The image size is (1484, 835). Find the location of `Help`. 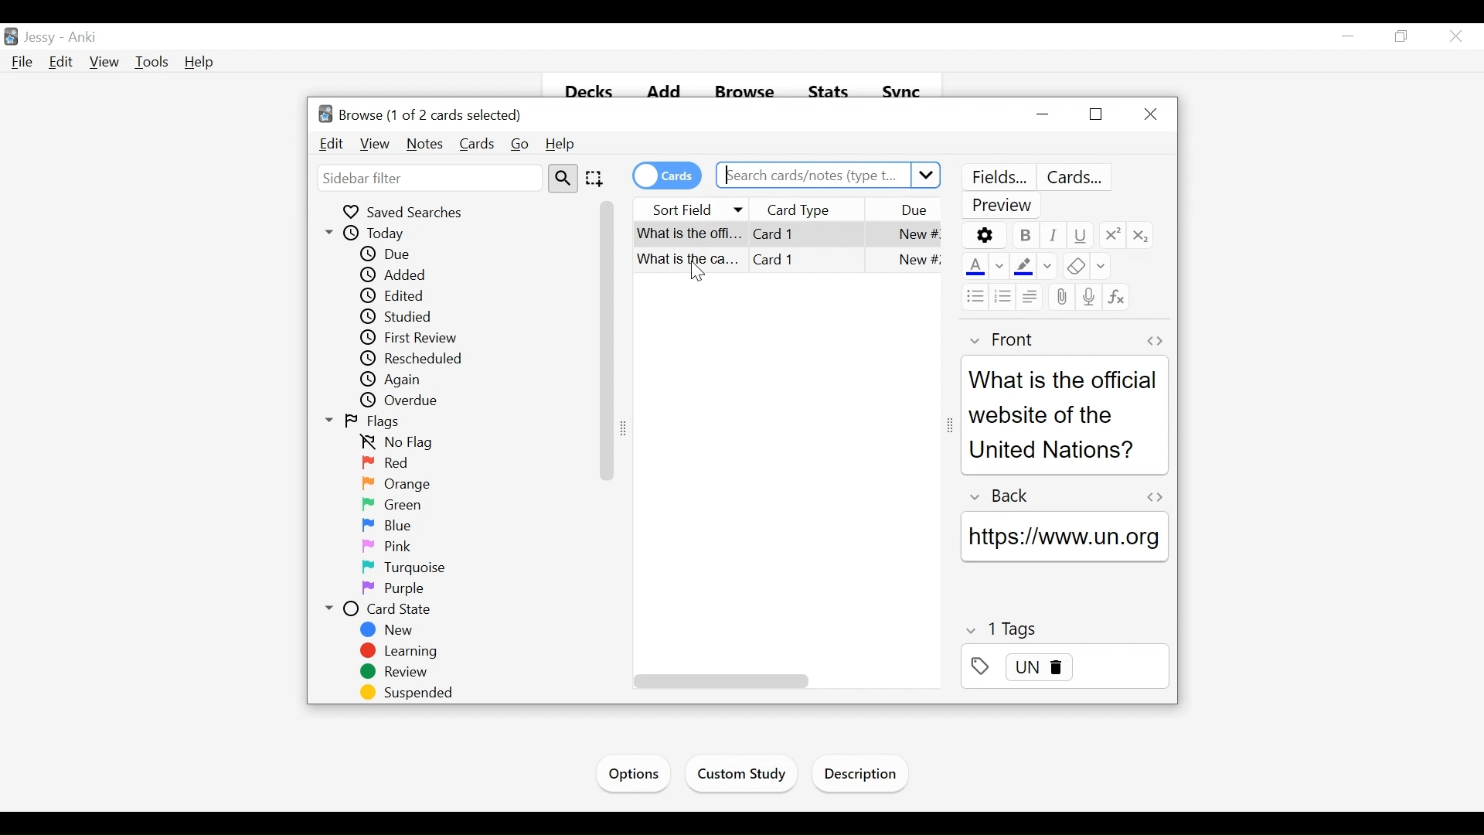

Help is located at coordinates (199, 62).